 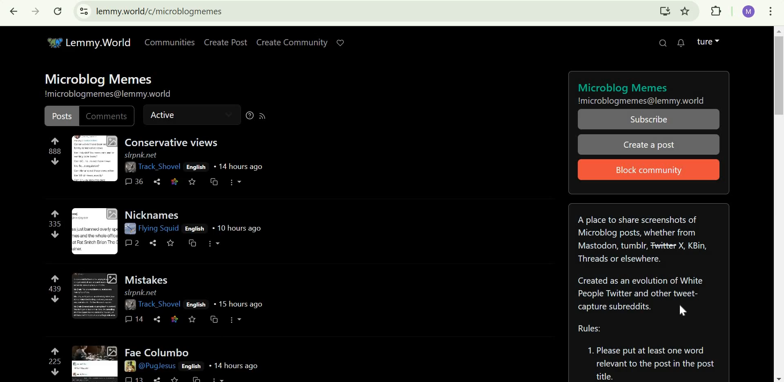 I want to click on expand here, so click(x=95, y=361).